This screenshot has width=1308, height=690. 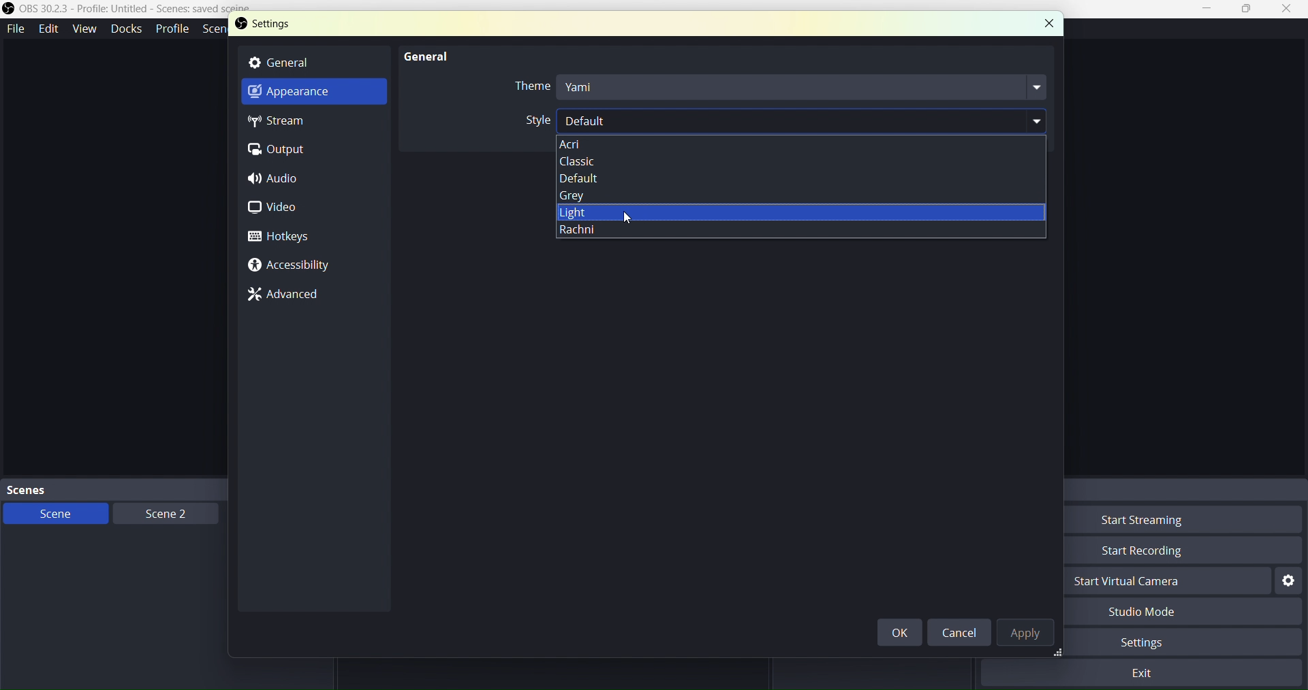 What do you see at coordinates (279, 180) in the screenshot?
I see `Audio` at bounding box center [279, 180].